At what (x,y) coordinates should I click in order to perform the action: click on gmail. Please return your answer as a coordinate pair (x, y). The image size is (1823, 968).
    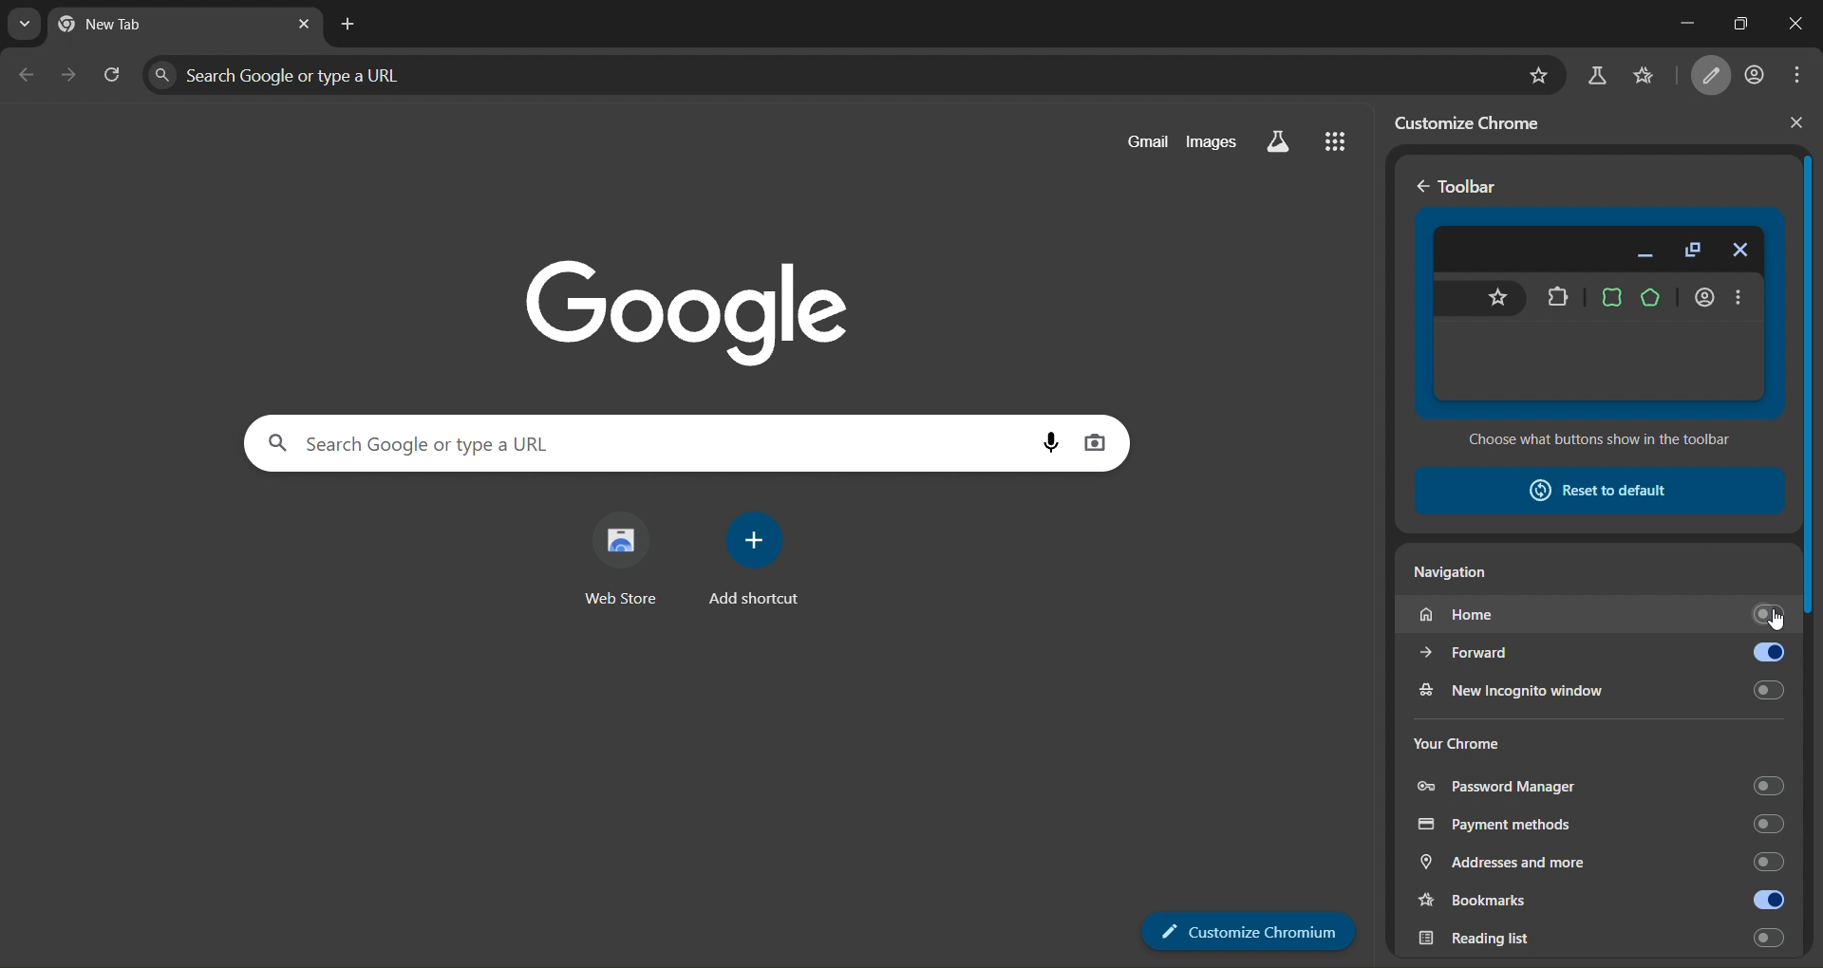
    Looking at the image, I should click on (1139, 140).